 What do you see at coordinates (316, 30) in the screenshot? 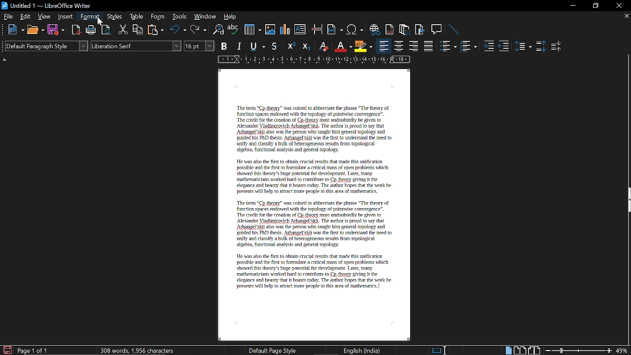
I see `Insert page break` at bounding box center [316, 30].